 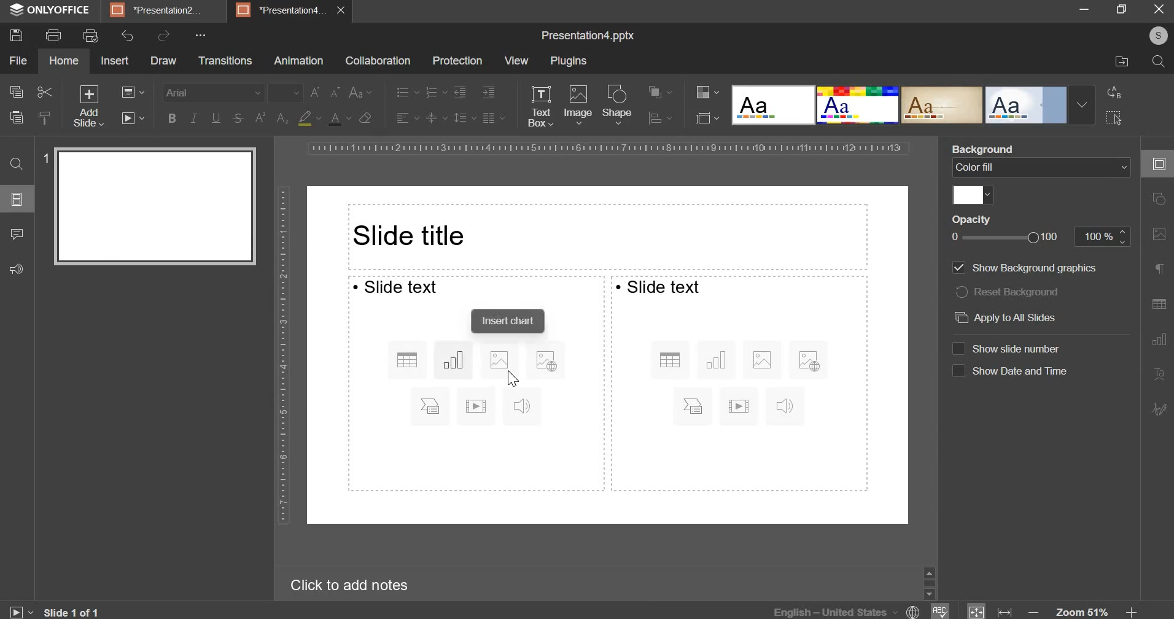 I want to click on signature, so click(x=1160, y=408).